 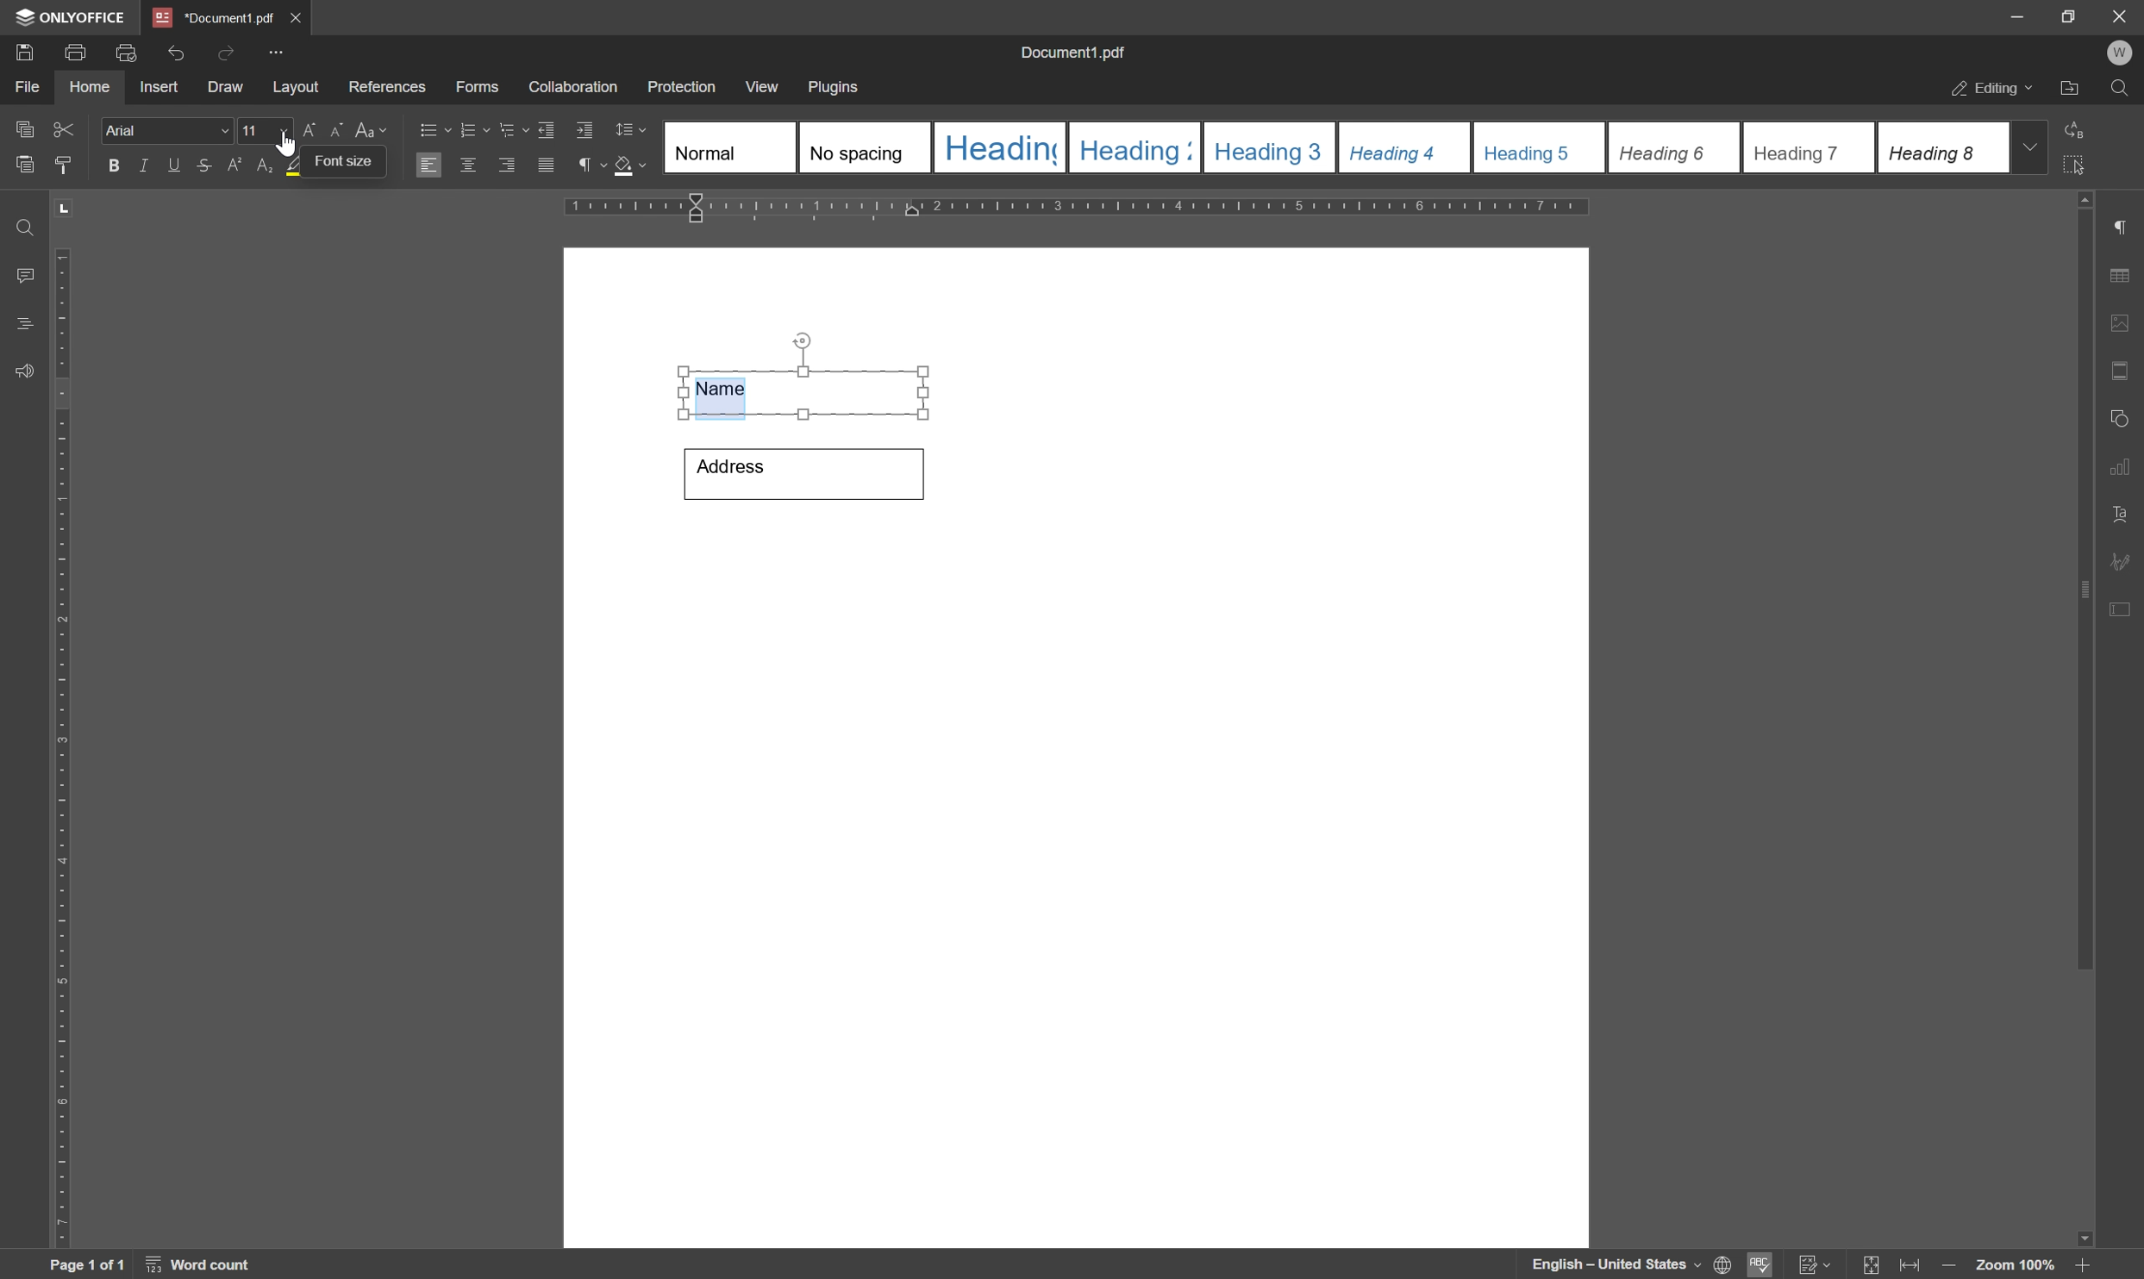 What do you see at coordinates (2124, 92) in the screenshot?
I see `find` at bounding box center [2124, 92].